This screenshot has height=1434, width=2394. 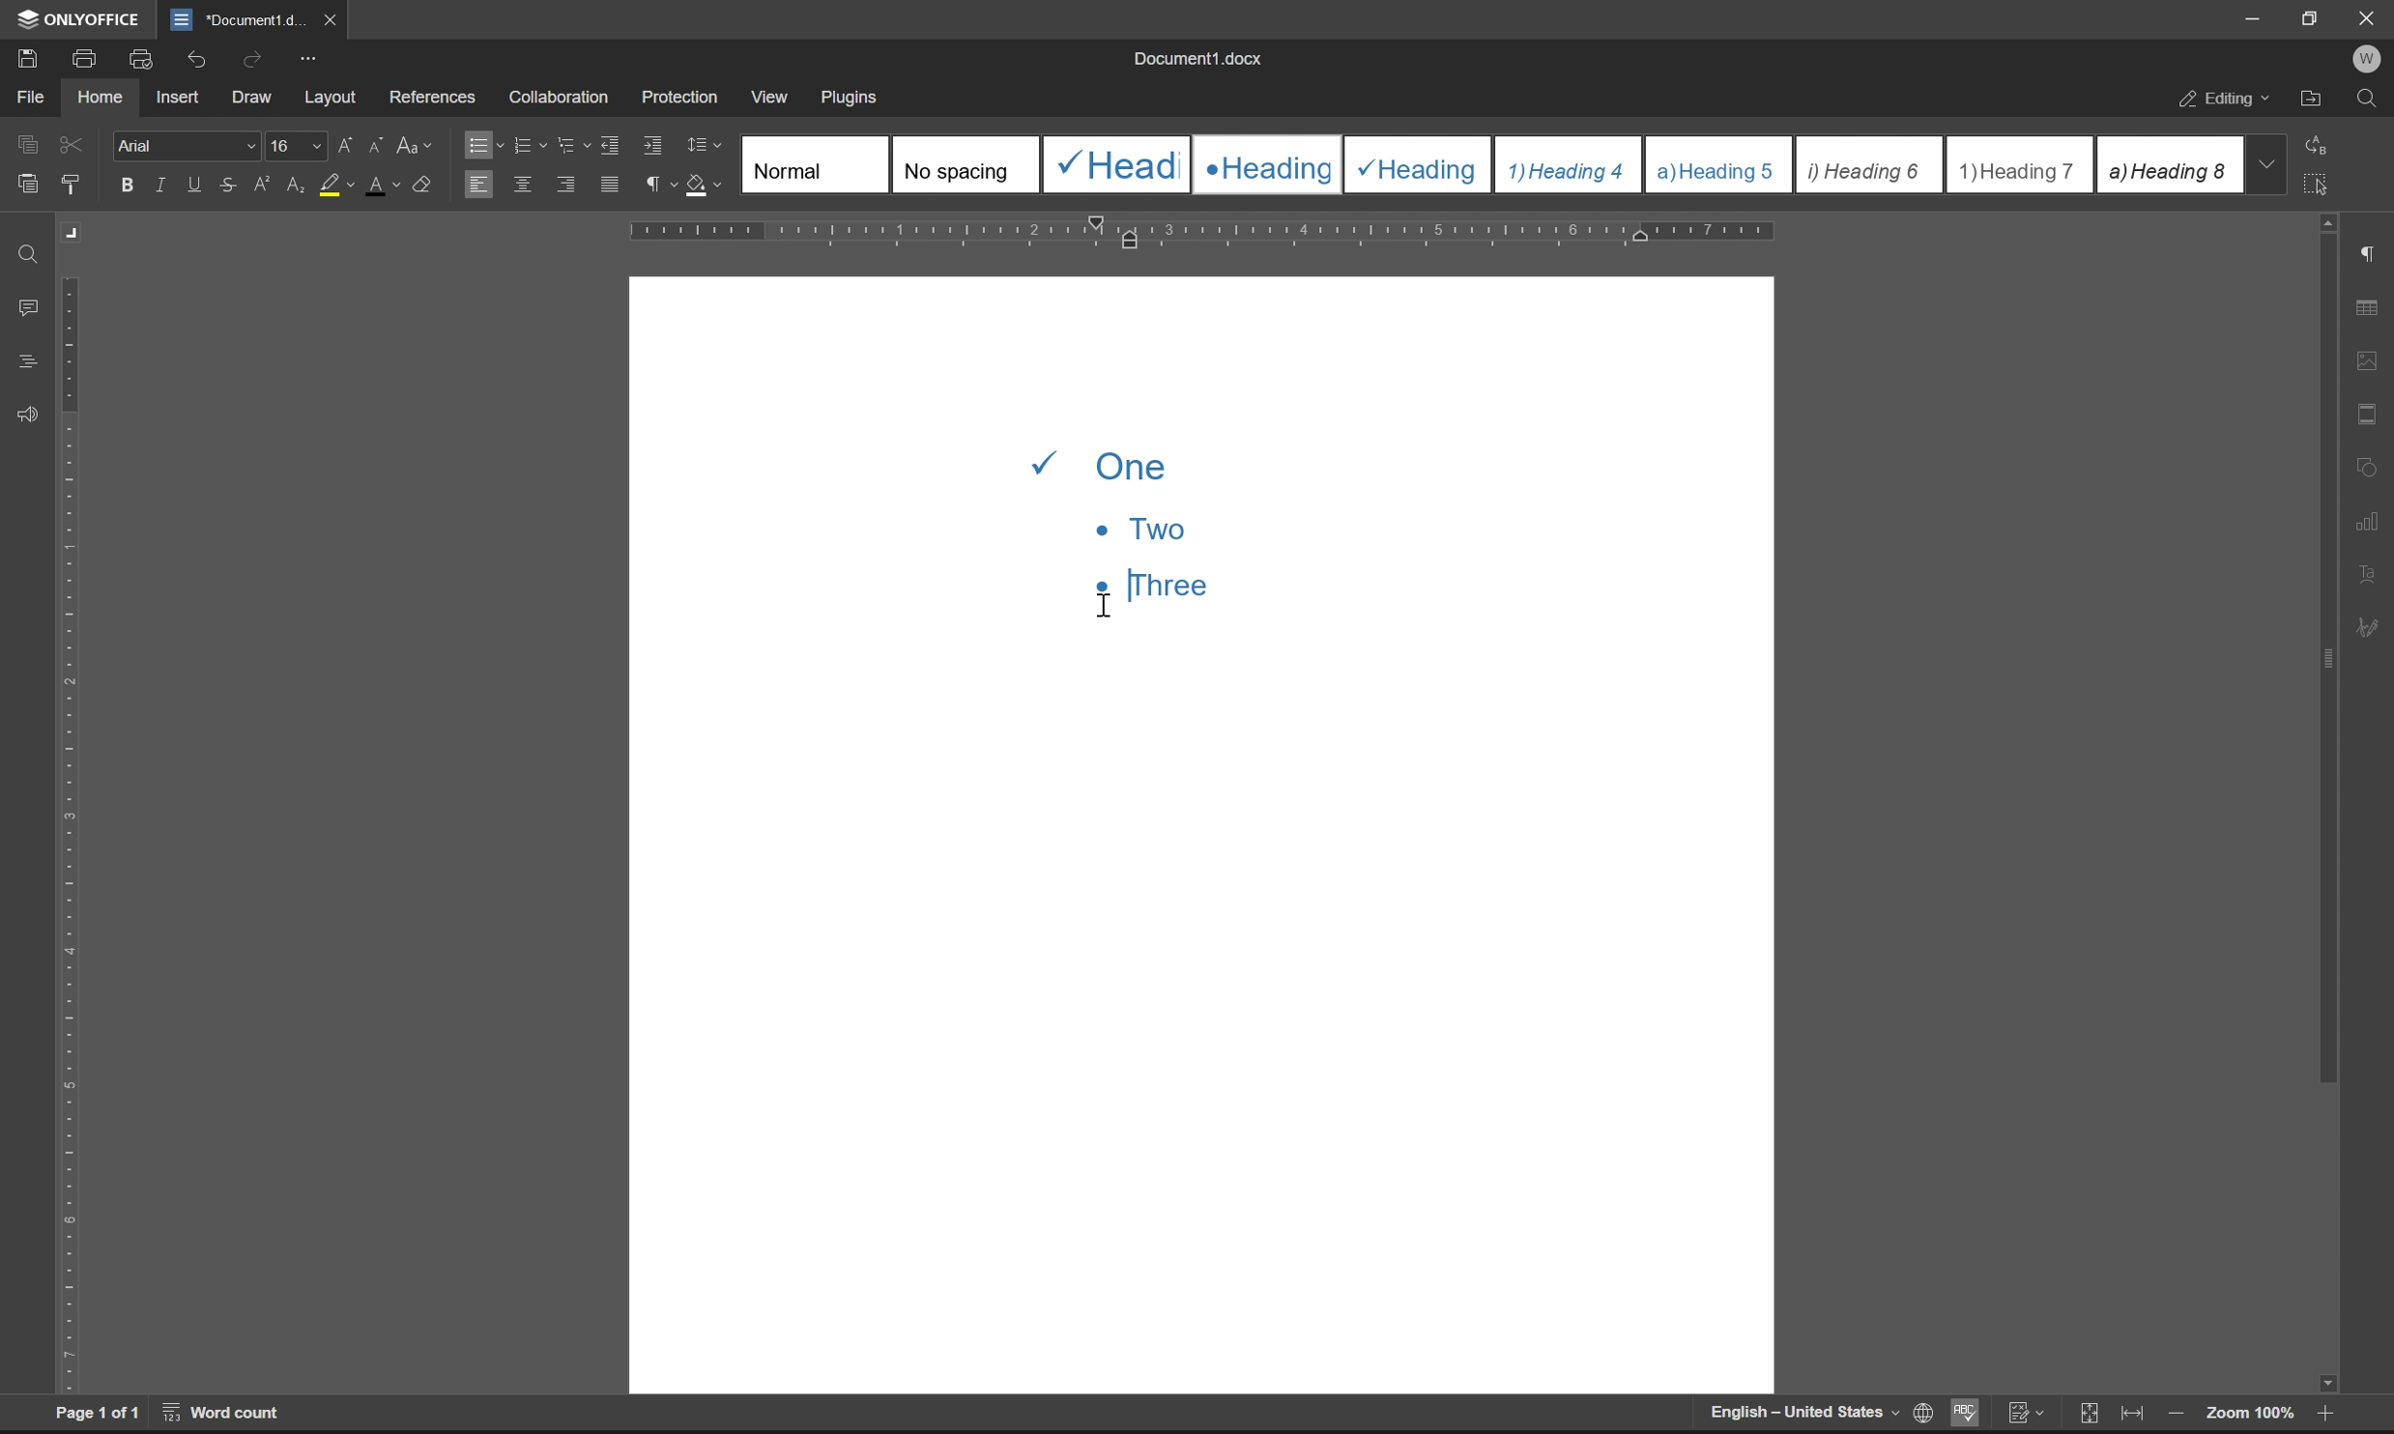 I want to click on superscript, so click(x=265, y=185).